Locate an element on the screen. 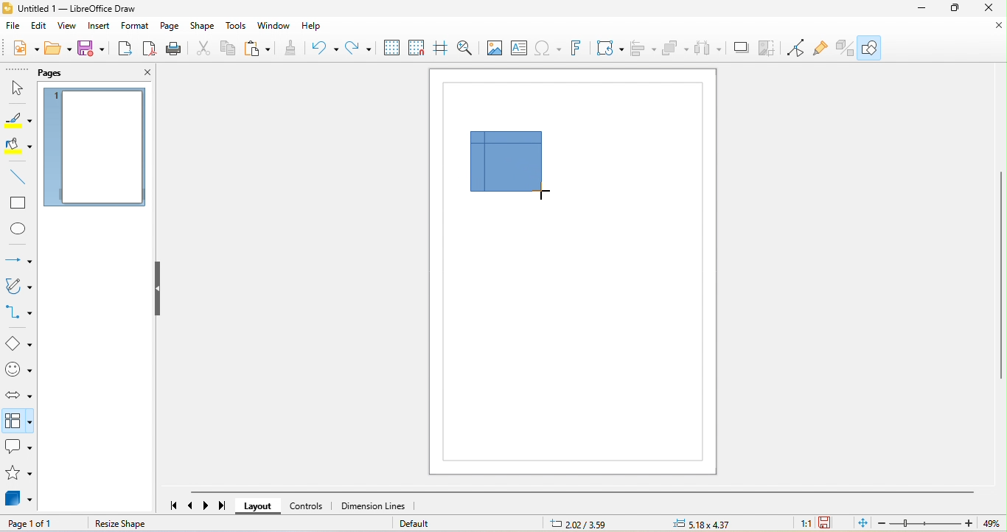  export is located at coordinates (125, 49).